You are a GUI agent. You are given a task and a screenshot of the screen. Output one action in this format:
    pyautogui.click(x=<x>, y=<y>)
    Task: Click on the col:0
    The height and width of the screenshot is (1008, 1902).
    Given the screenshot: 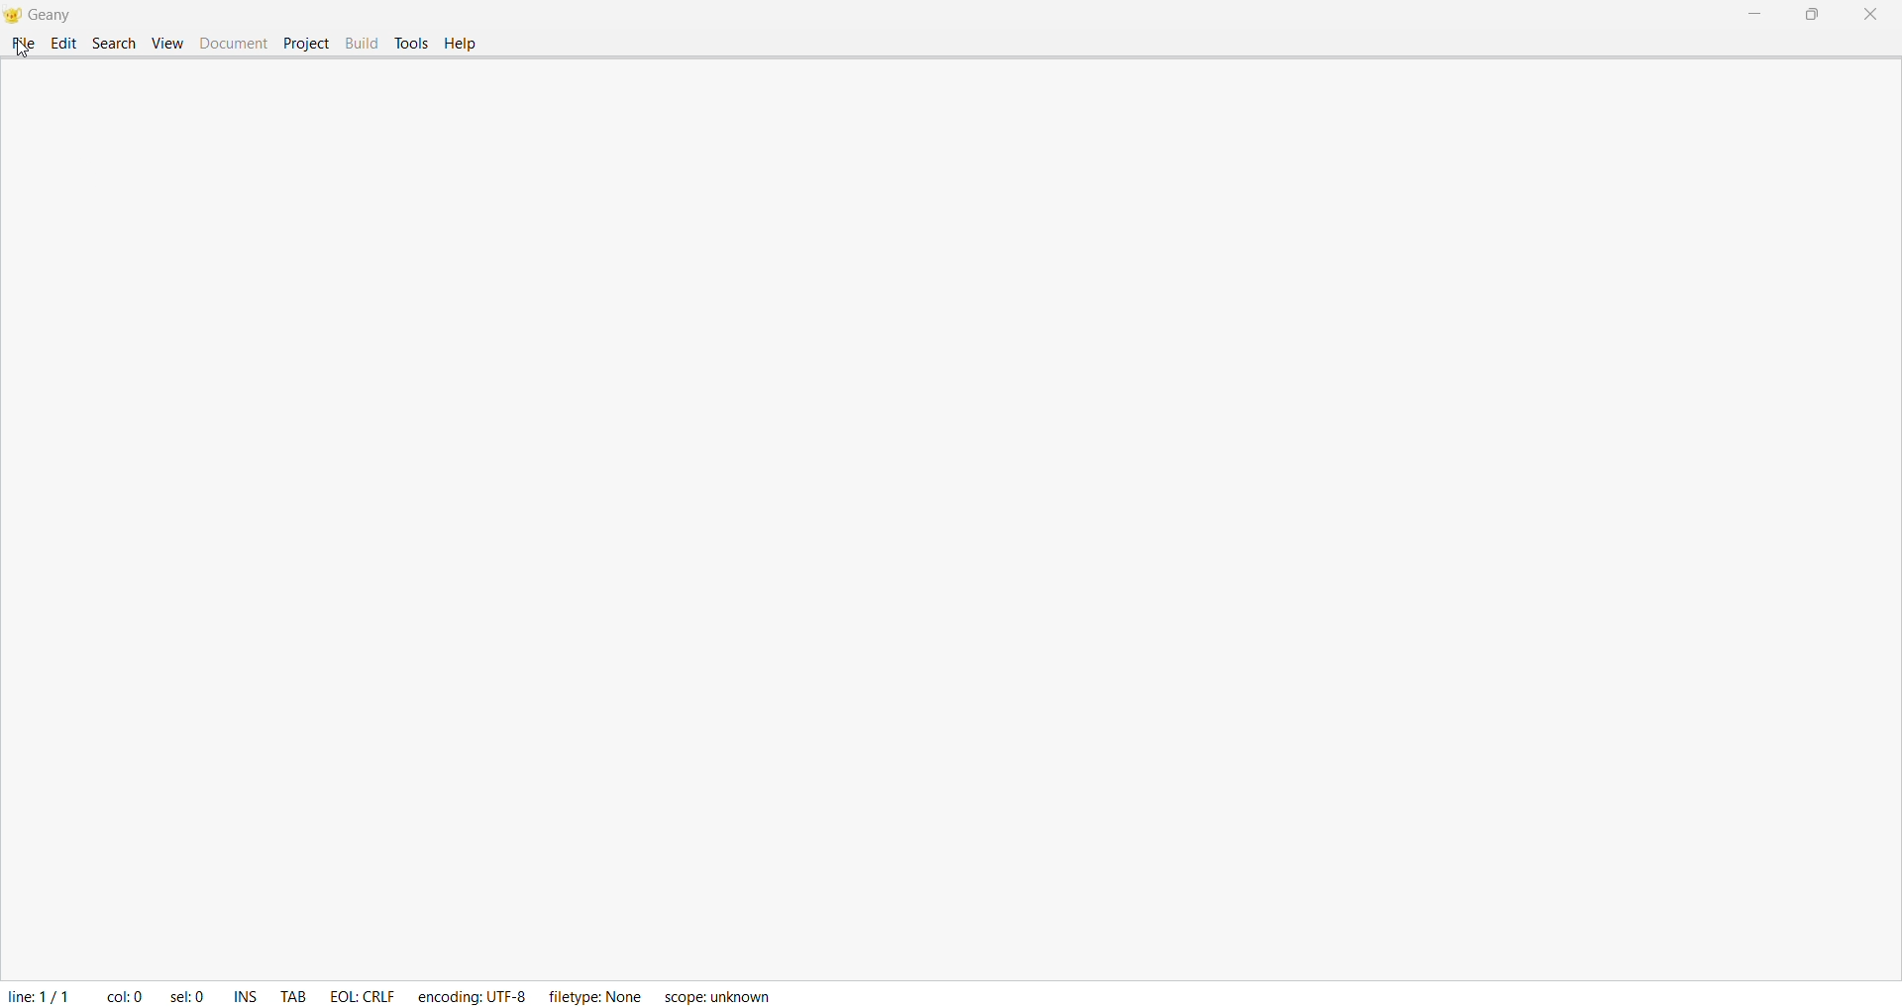 What is the action you would take?
    pyautogui.click(x=119, y=997)
    